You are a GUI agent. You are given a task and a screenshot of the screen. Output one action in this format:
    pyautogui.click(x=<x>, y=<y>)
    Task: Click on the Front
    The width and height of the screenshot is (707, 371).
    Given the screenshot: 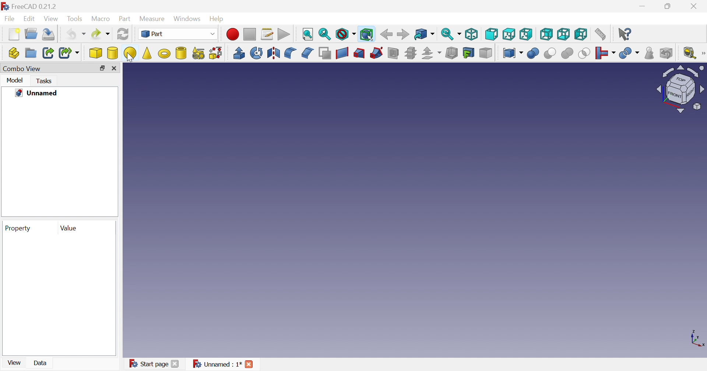 What is the action you would take?
    pyautogui.click(x=492, y=34)
    